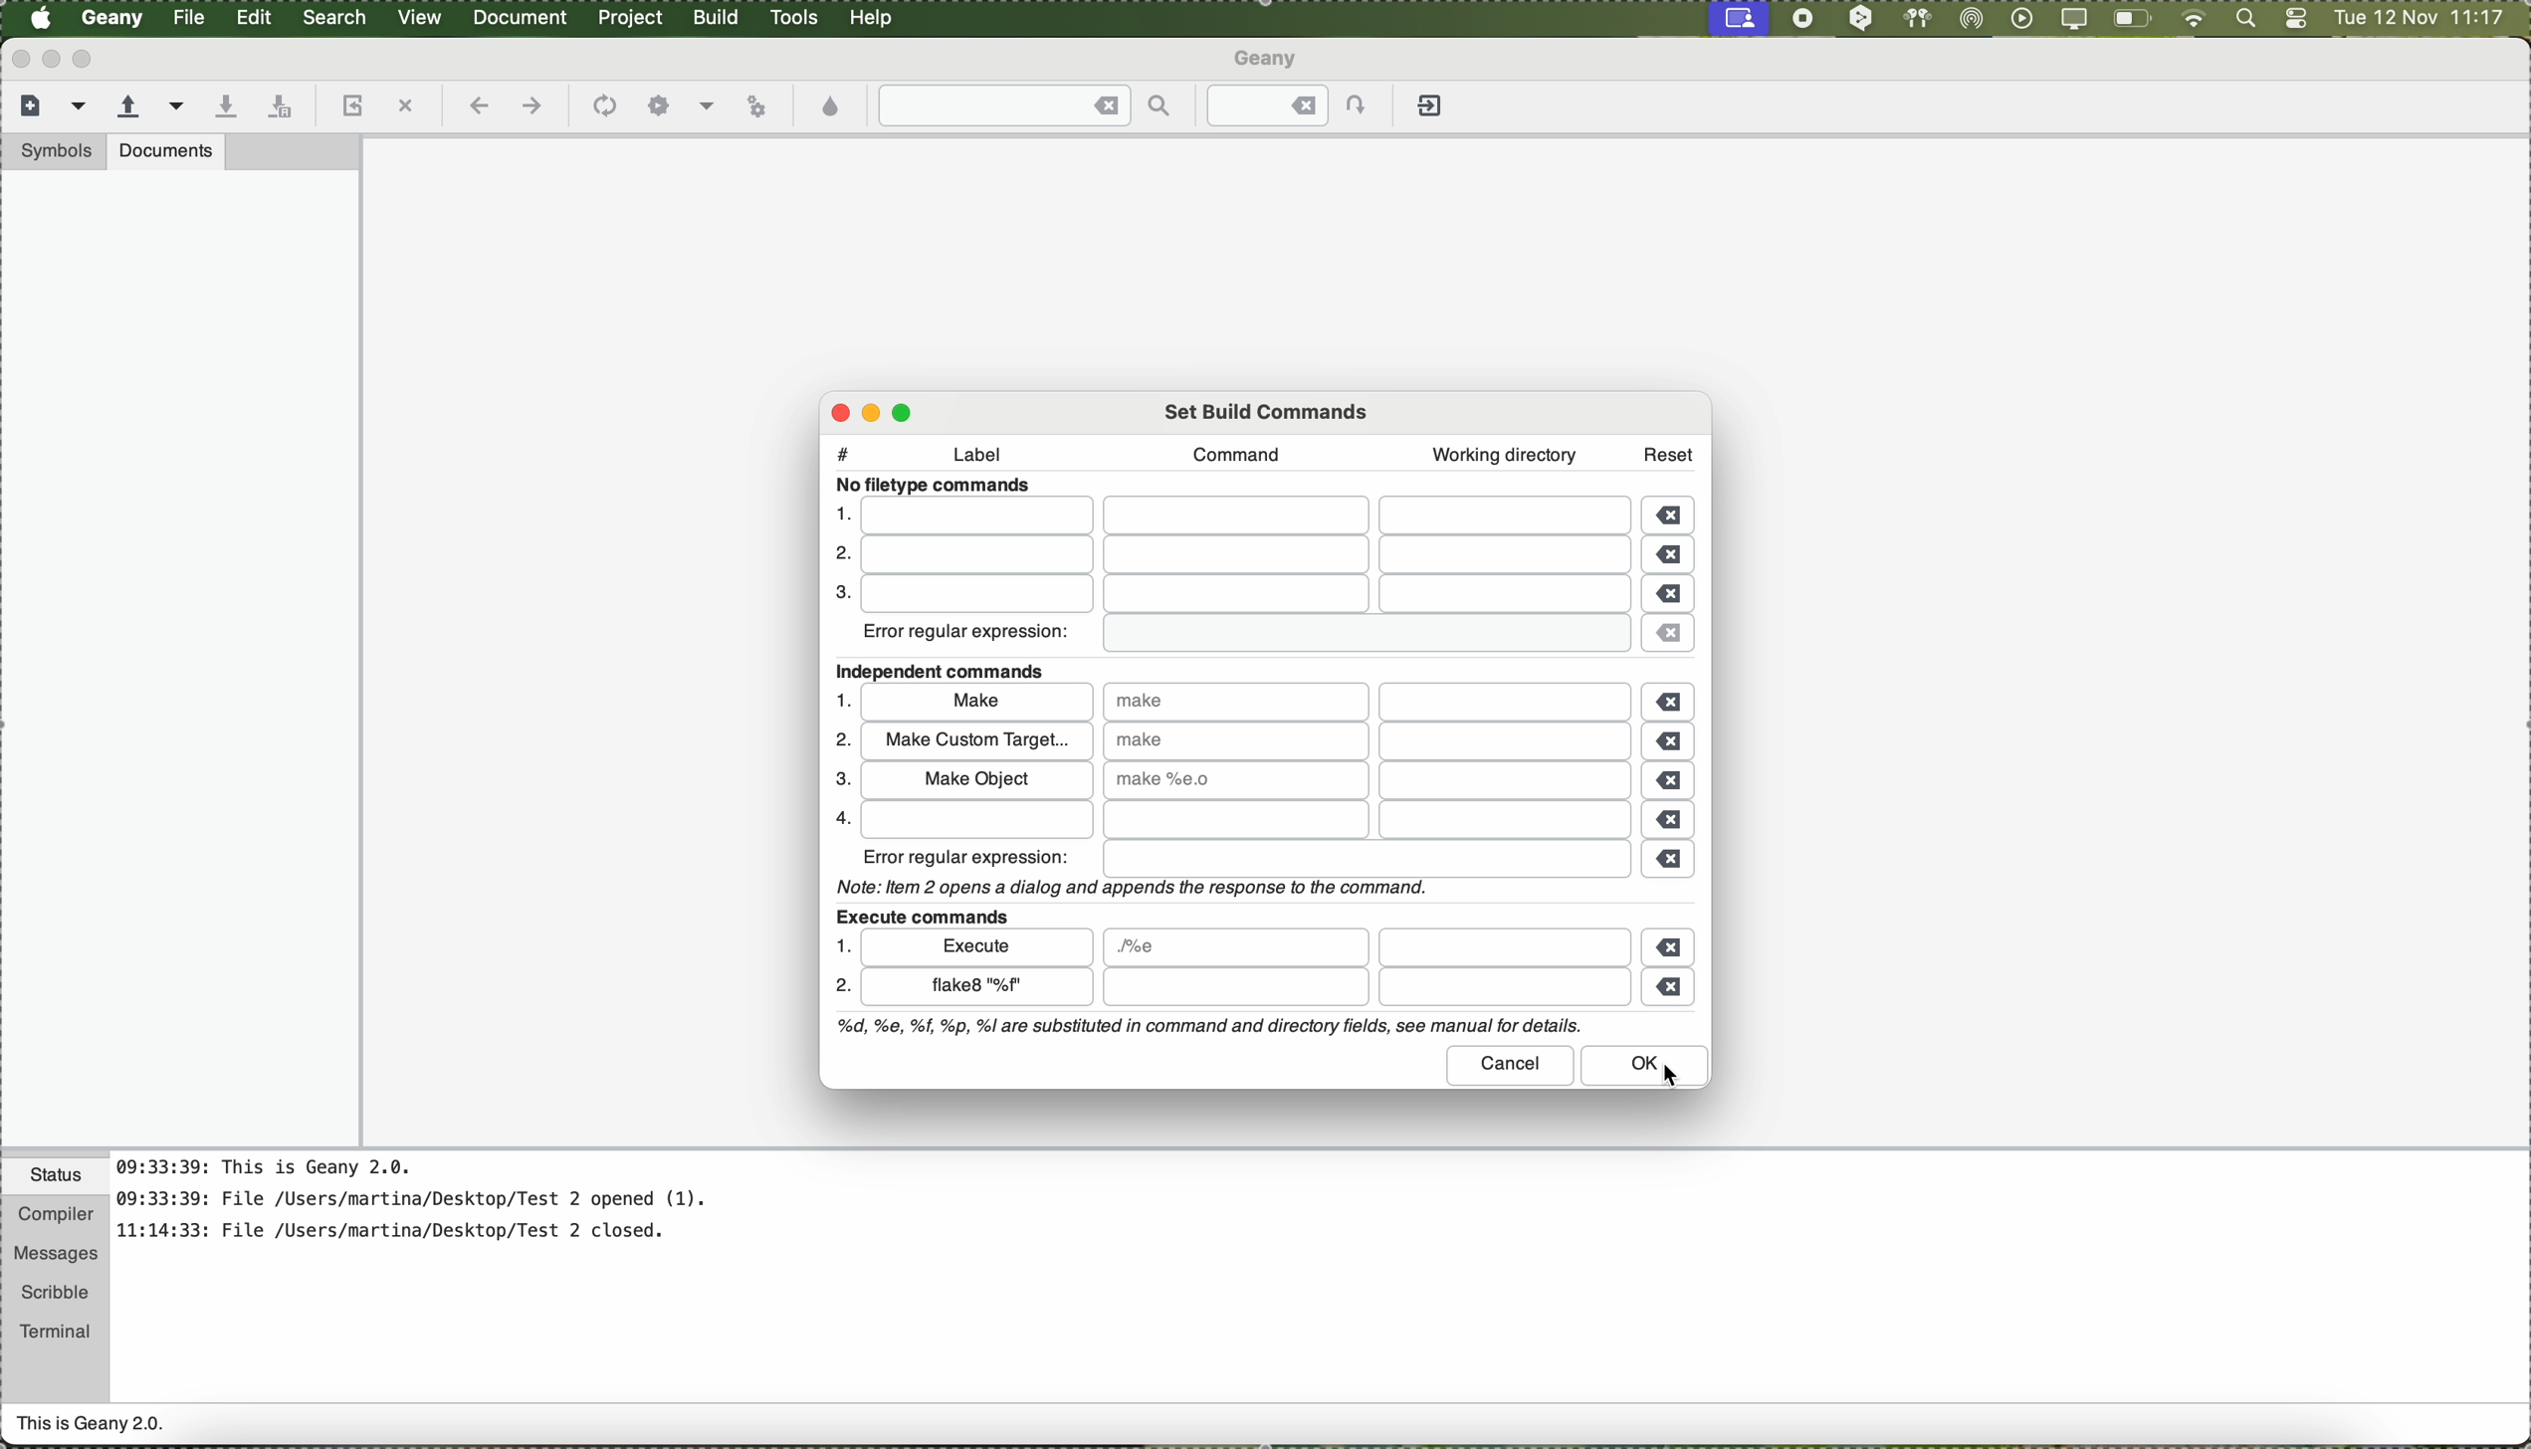 Image resolution: width=2531 pixels, height=1449 pixels. What do you see at coordinates (977, 705) in the screenshot?
I see `make` at bounding box center [977, 705].